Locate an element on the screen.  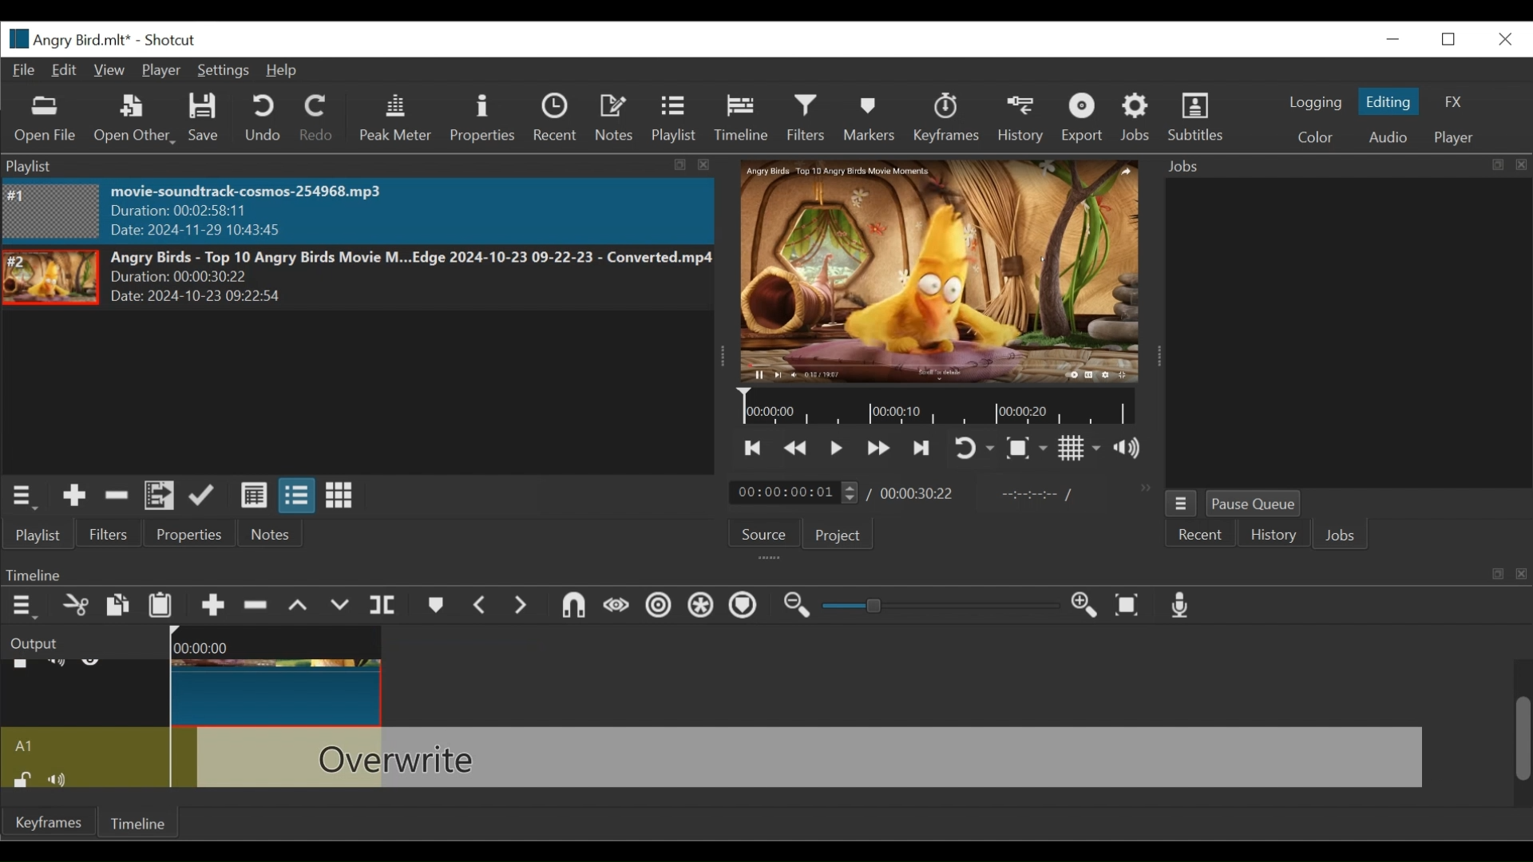
Keyframes is located at coordinates (945, 117).